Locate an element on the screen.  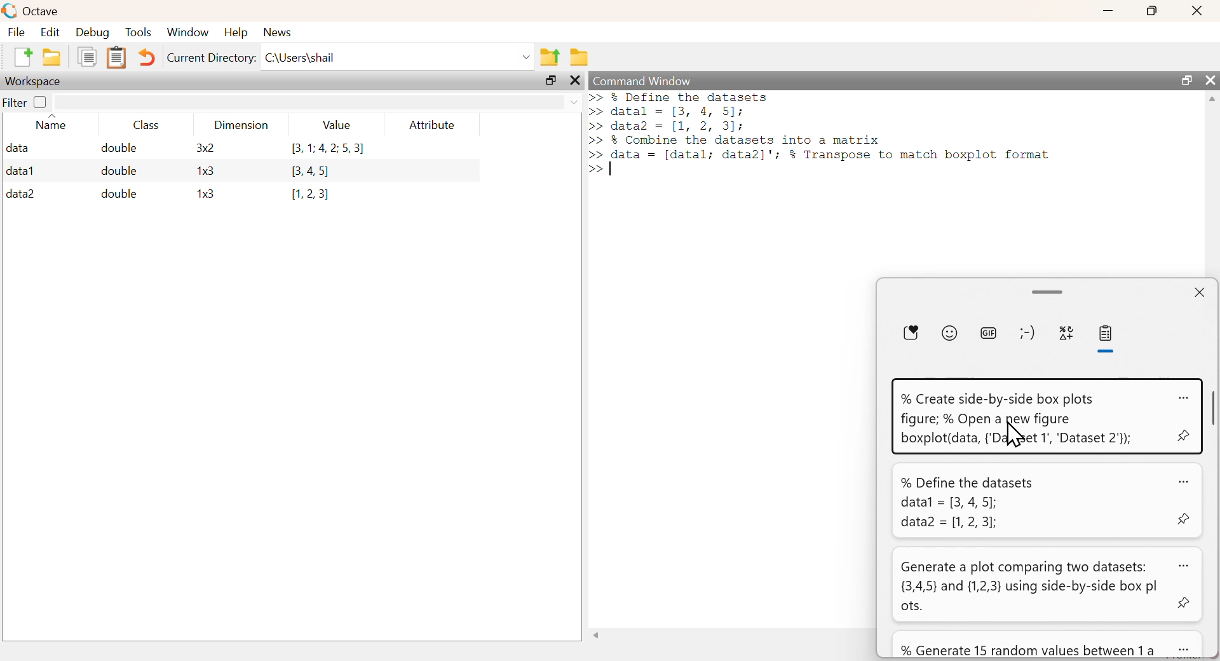
Window is located at coordinates (187, 32).